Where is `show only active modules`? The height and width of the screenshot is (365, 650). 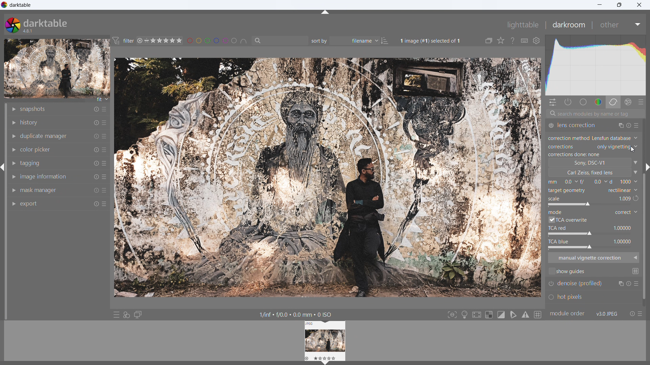
show only active modules is located at coordinates (568, 102).